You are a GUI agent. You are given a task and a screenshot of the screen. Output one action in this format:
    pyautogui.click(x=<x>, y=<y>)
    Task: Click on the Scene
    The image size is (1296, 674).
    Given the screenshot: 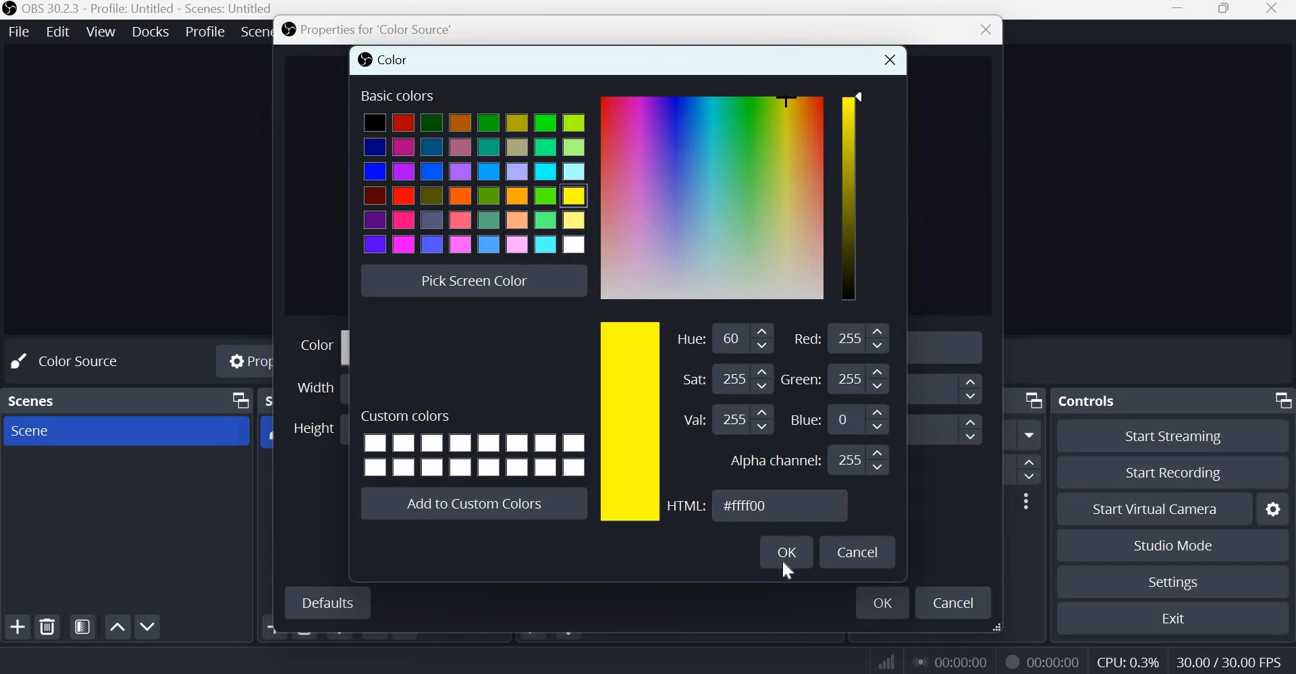 What is the action you would take?
    pyautogui.click(x=30, y=431)
    